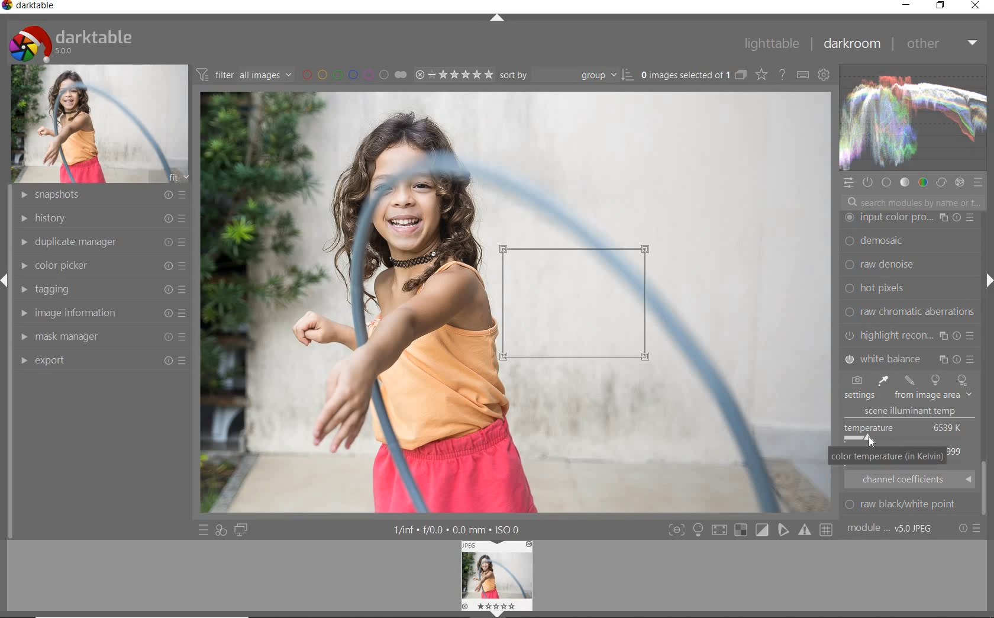  Describe the element at coordinates (73, 41) in the screenshot. I see `system logo & name` at that location.